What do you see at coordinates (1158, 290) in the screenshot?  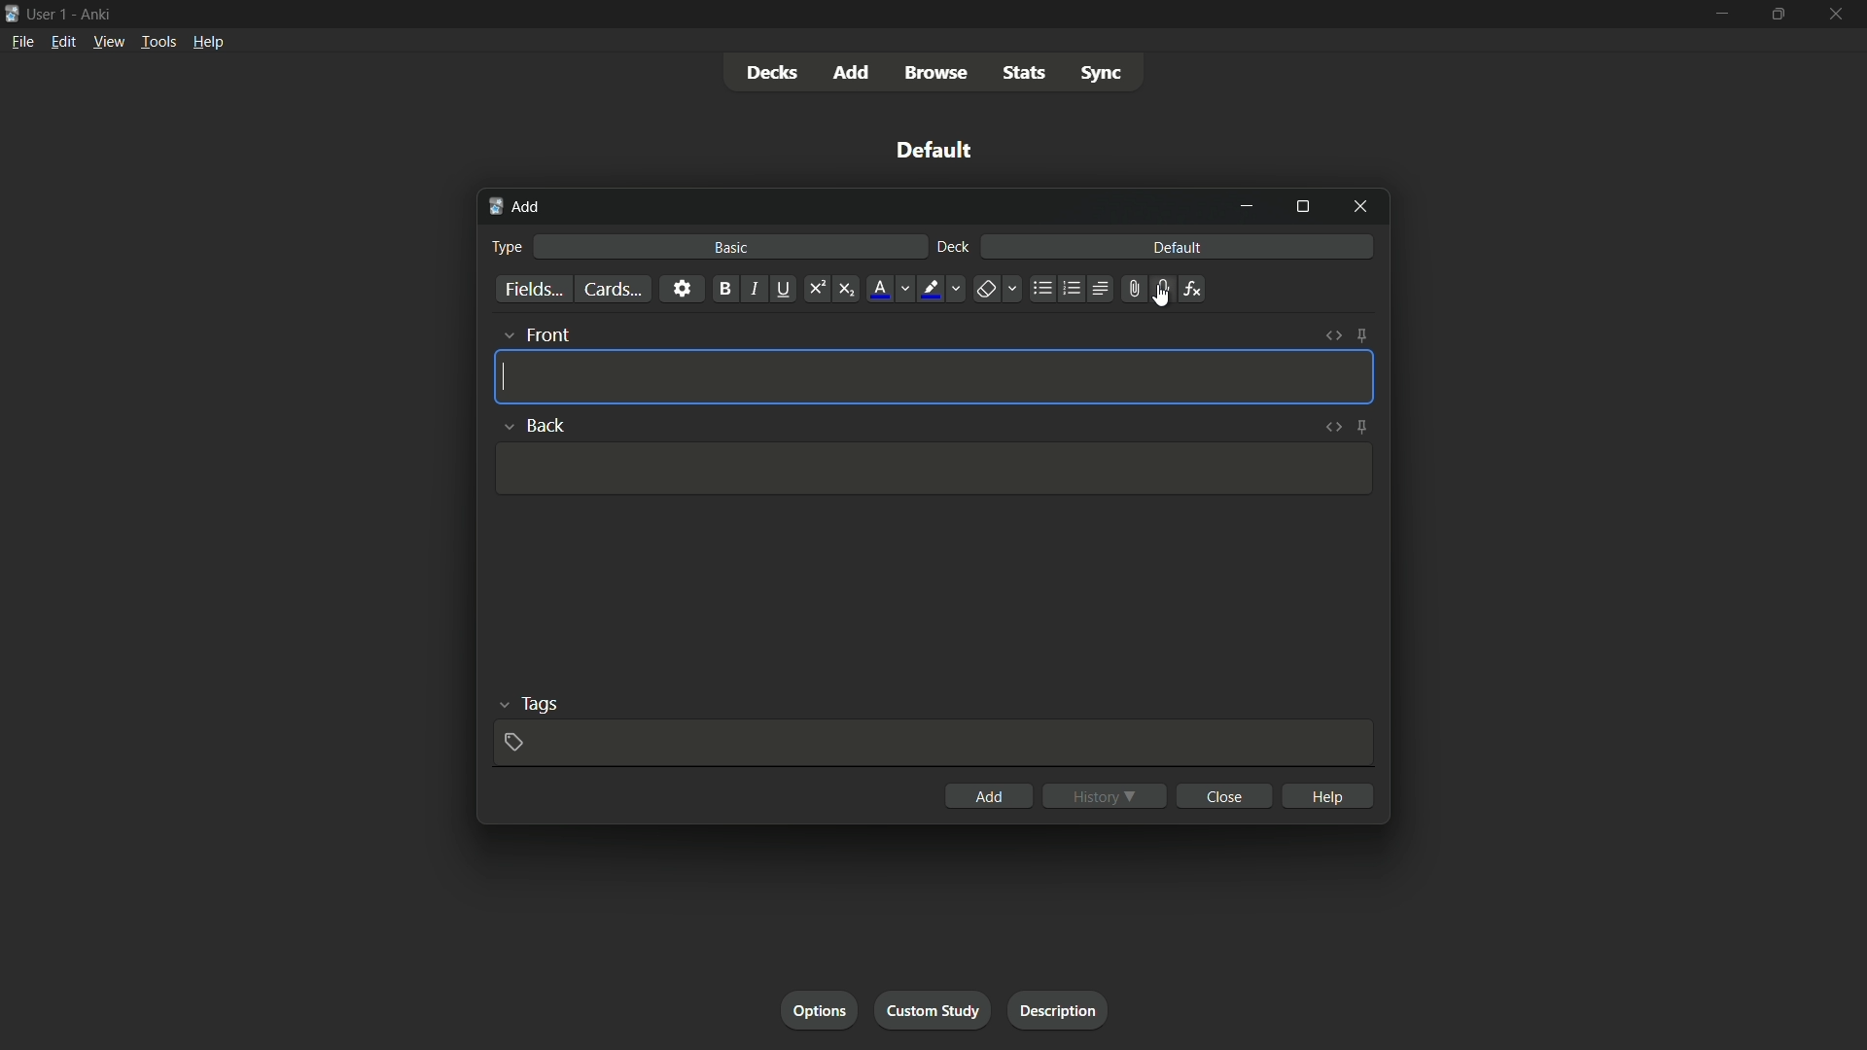 I see `record audio` at bounding box center [1158, 290].